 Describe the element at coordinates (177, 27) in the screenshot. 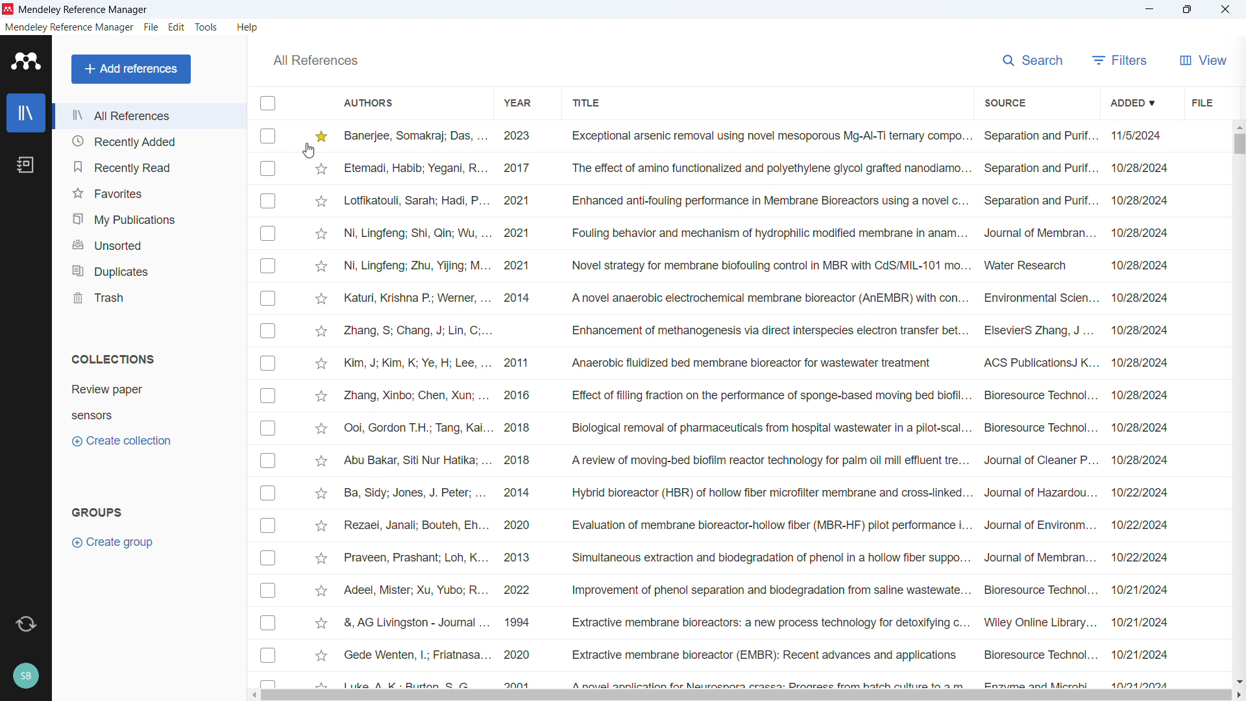

I see `edit` at that location.